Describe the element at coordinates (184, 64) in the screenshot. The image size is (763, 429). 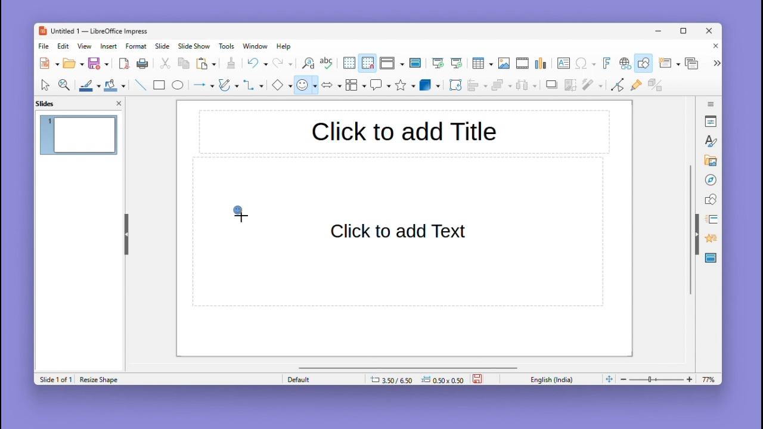
I see `copy` at that location.